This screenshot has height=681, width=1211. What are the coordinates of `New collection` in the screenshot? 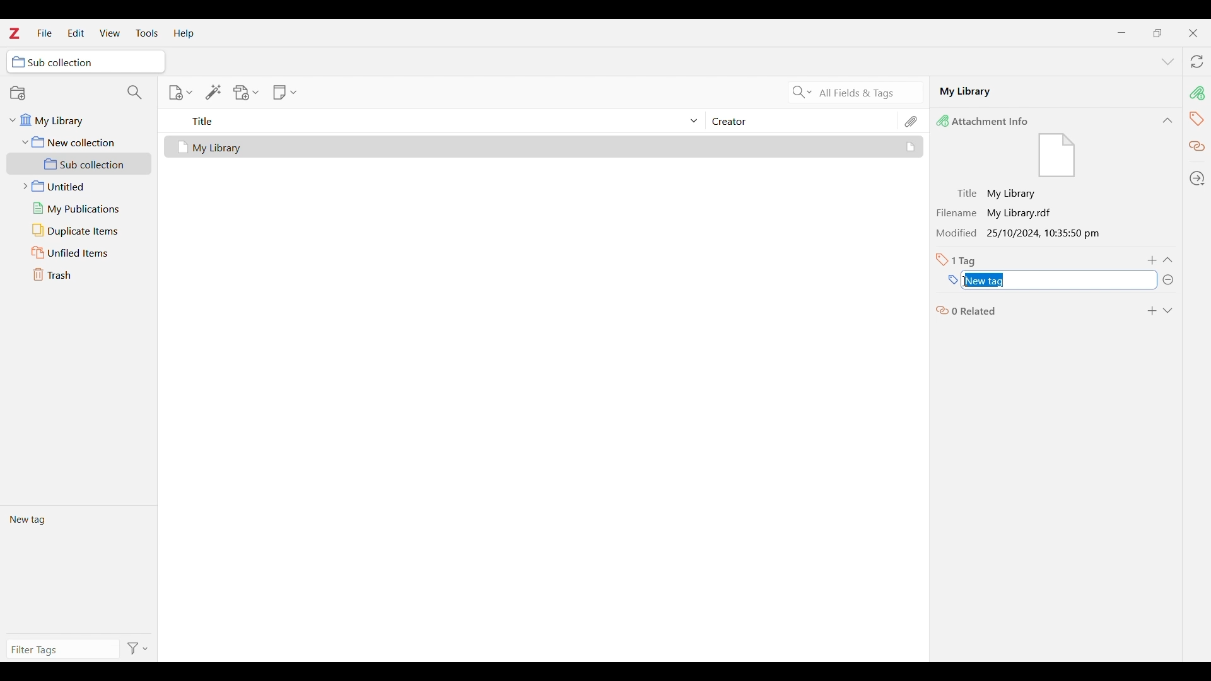 It's located at (18, 93).